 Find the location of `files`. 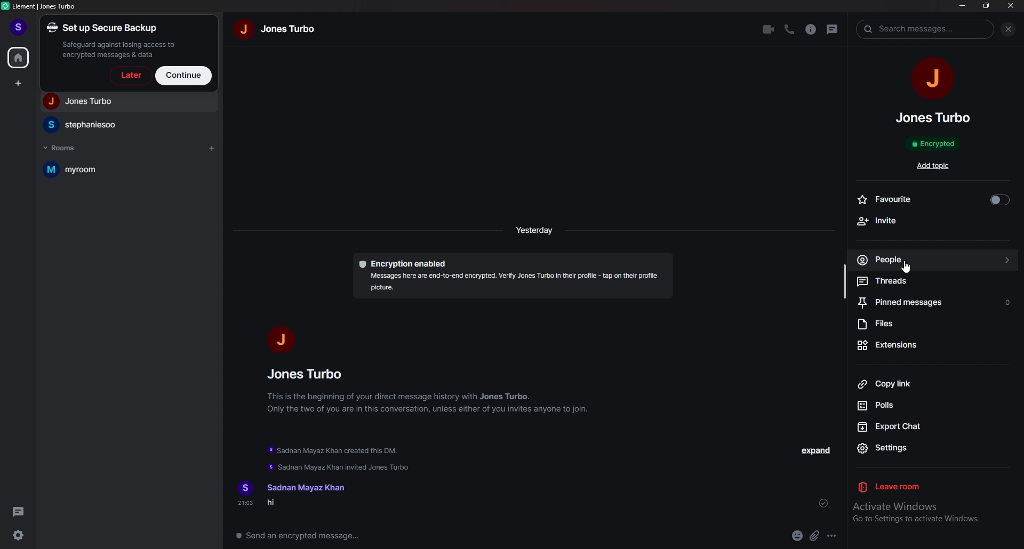

files is located at coordinates (931, 323).